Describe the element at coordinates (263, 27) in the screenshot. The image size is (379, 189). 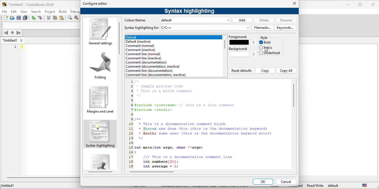
I see `file masks` at that location.